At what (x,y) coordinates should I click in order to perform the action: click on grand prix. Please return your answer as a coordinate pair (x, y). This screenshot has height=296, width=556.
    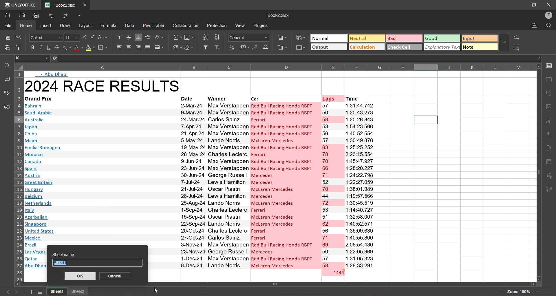
    Looking at the image, I should click on (47, 98).